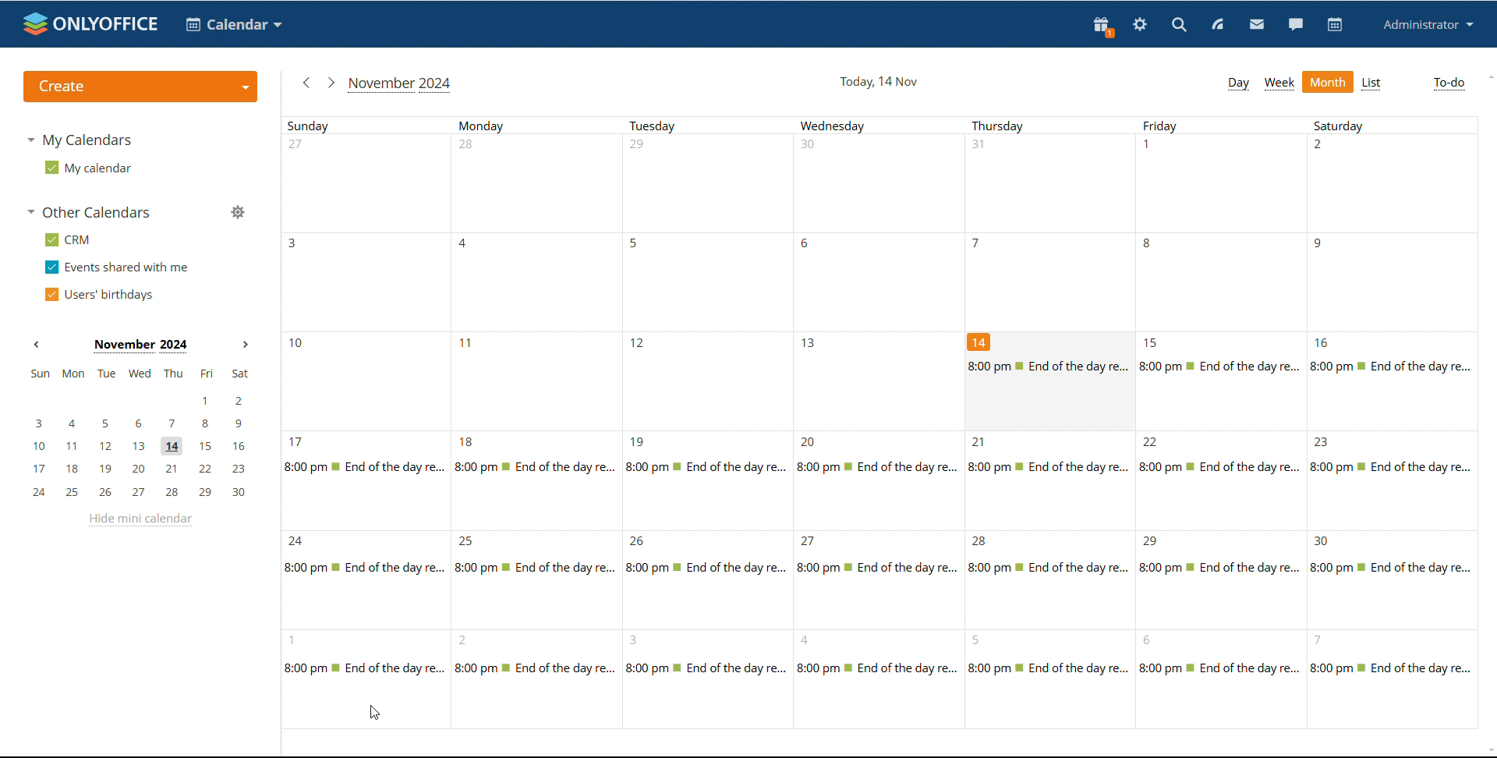 Image resolution: width=1497 pixels, height=758 pixels. I want to click on scroll up, so click(1488, 77).